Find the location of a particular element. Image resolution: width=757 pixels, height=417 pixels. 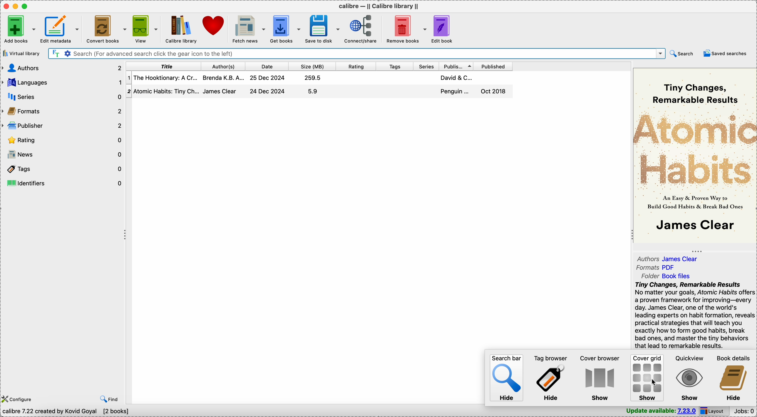

published is located at coordinates (493, 66).